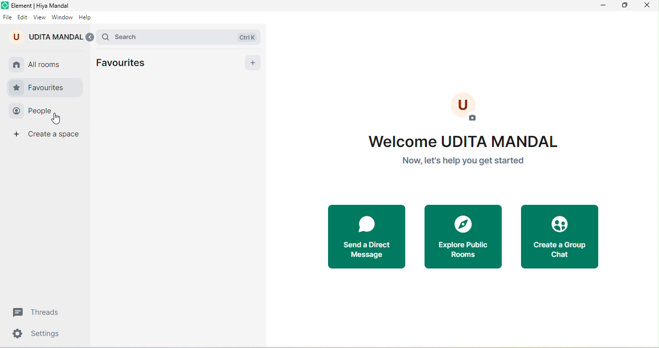 Image resolution: width=659 pixels, height=348 pixels. I want to click on welcome Udit Mandal, so click(464, 142).